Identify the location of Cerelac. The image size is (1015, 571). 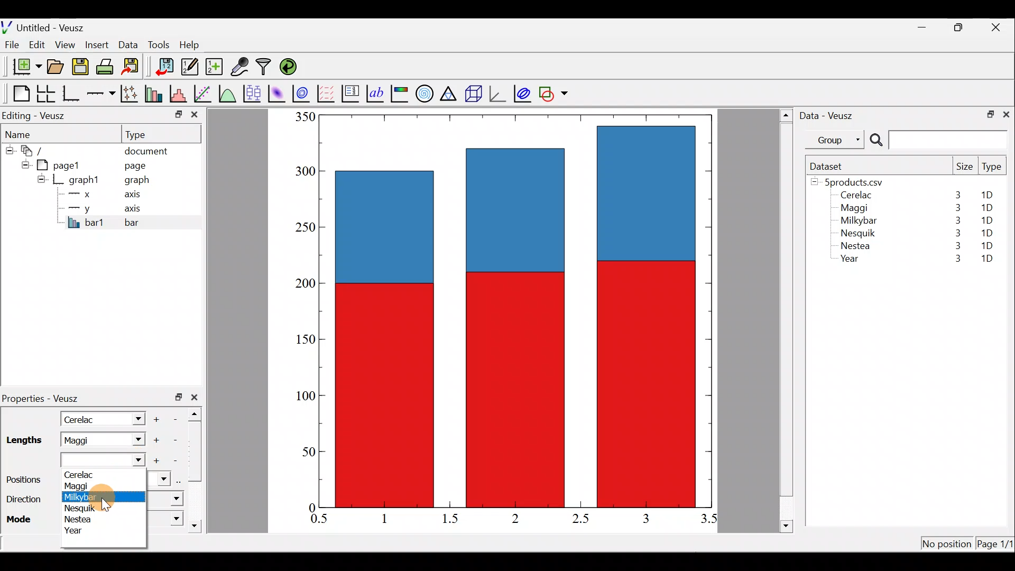
(82, 418).